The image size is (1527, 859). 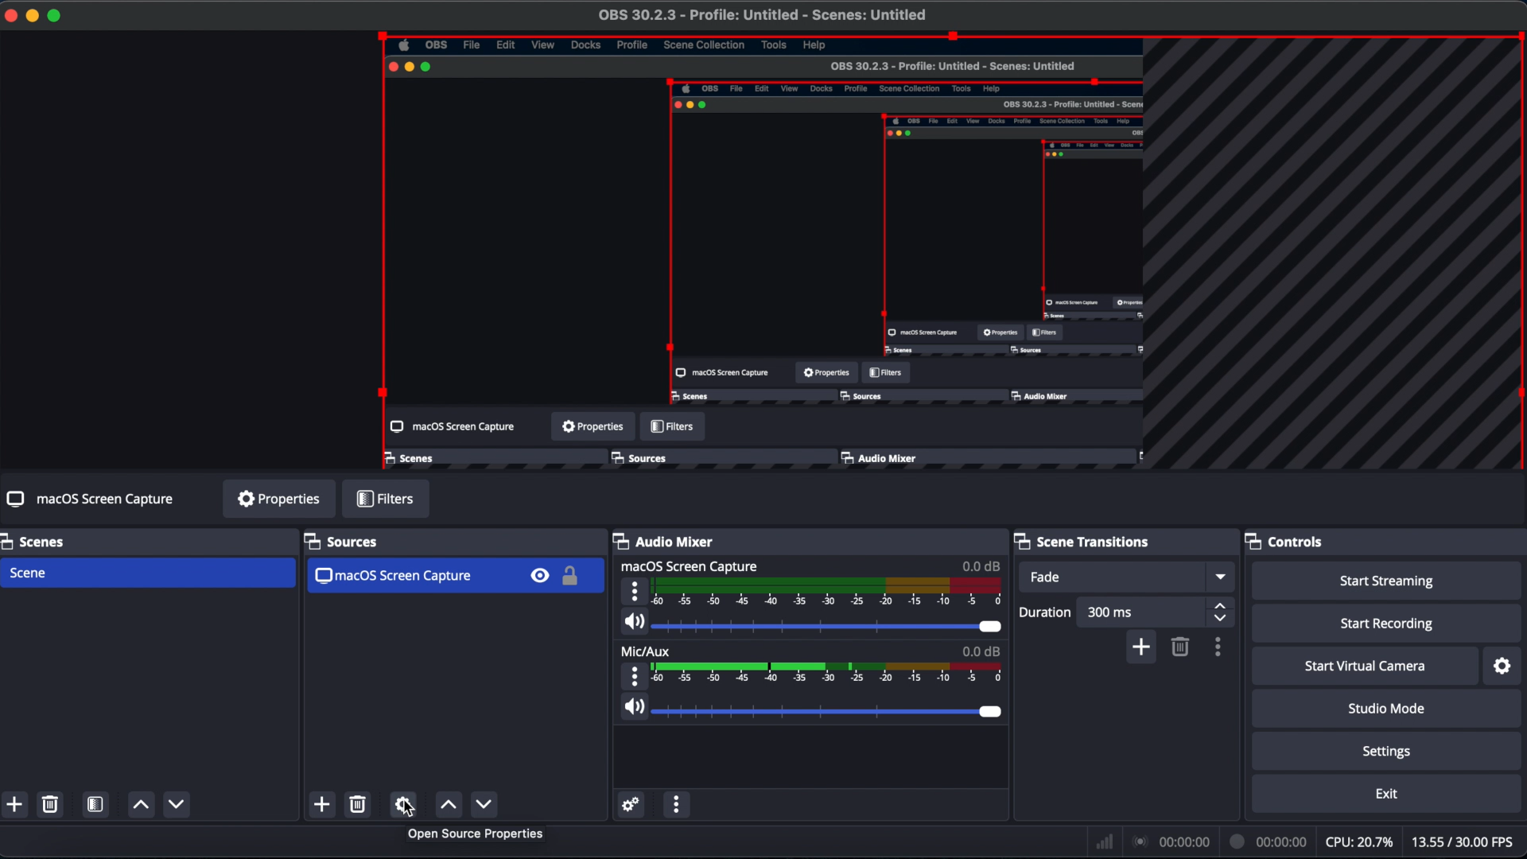 What do you see at coordinates (49, 804) in the screenshot?
I see `remove selected` at bounding box center [49, 804].